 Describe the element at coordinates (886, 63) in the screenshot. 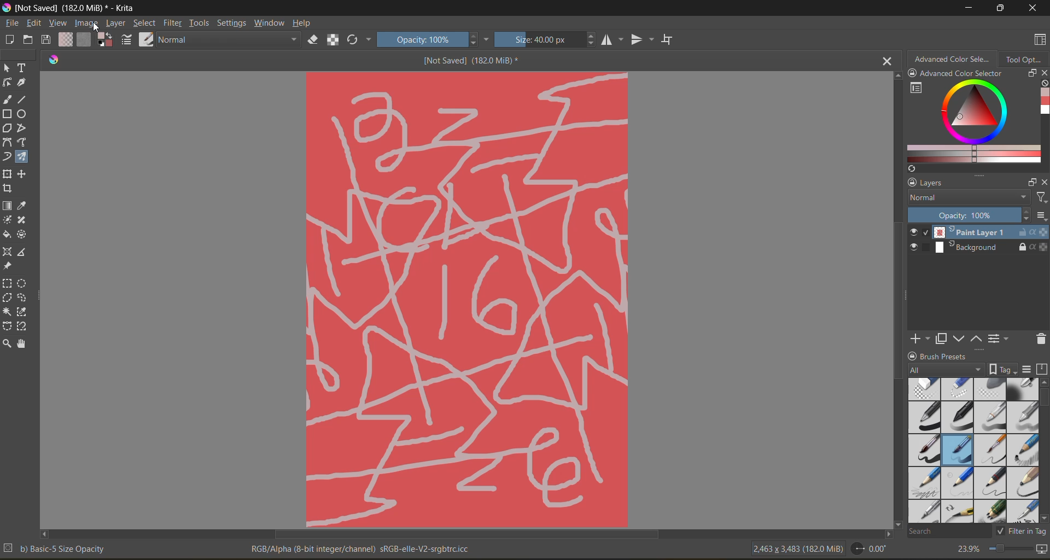

I see `close tab` at that location.